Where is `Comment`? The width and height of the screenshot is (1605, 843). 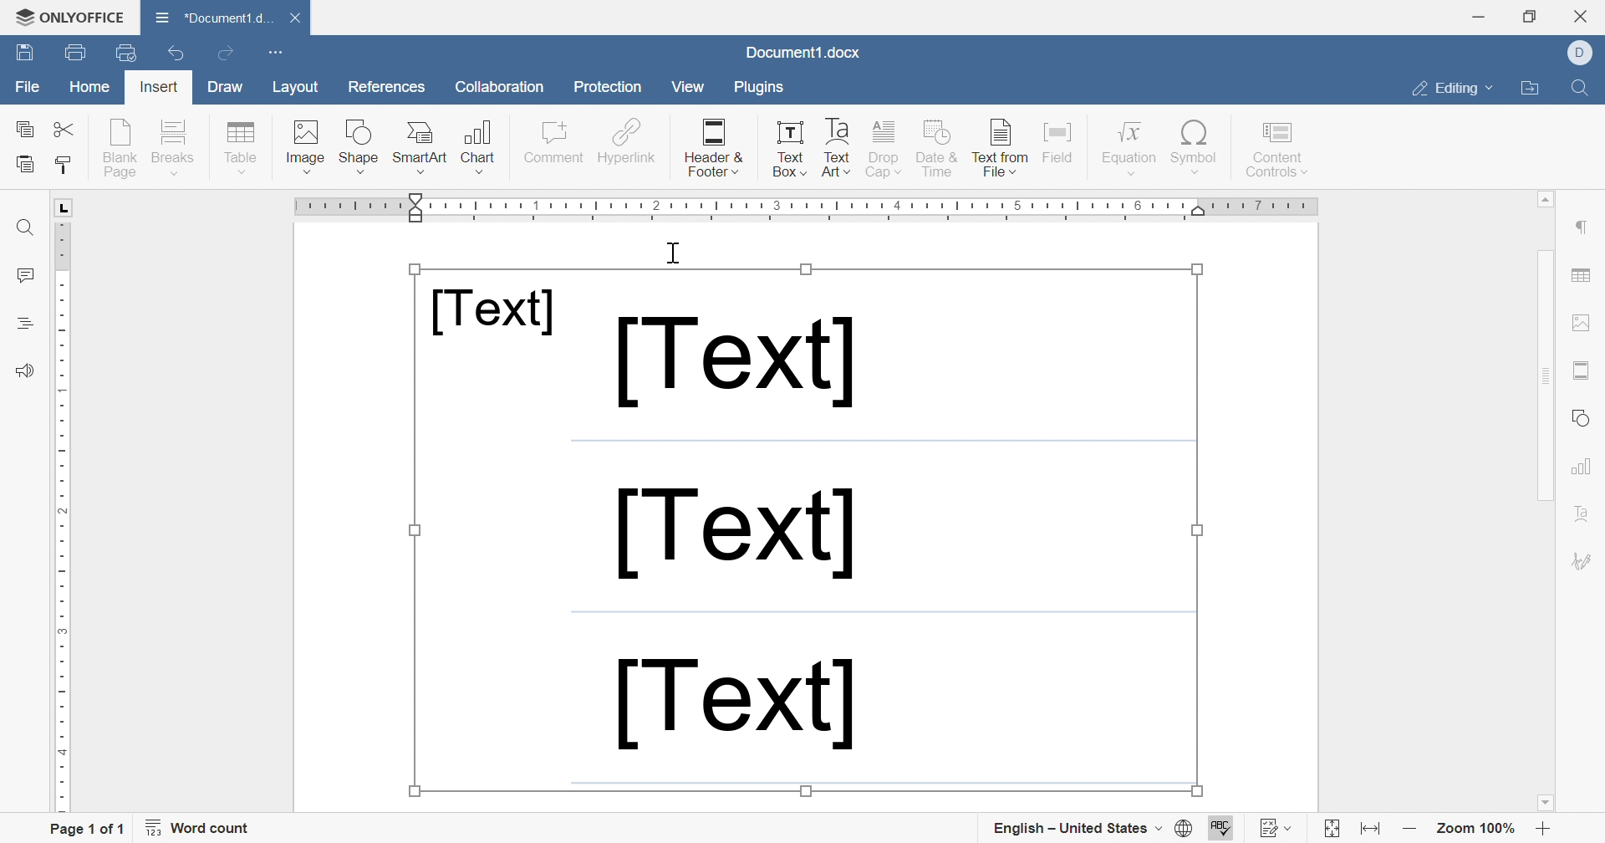
Comment is located at coordinates (548, 143).